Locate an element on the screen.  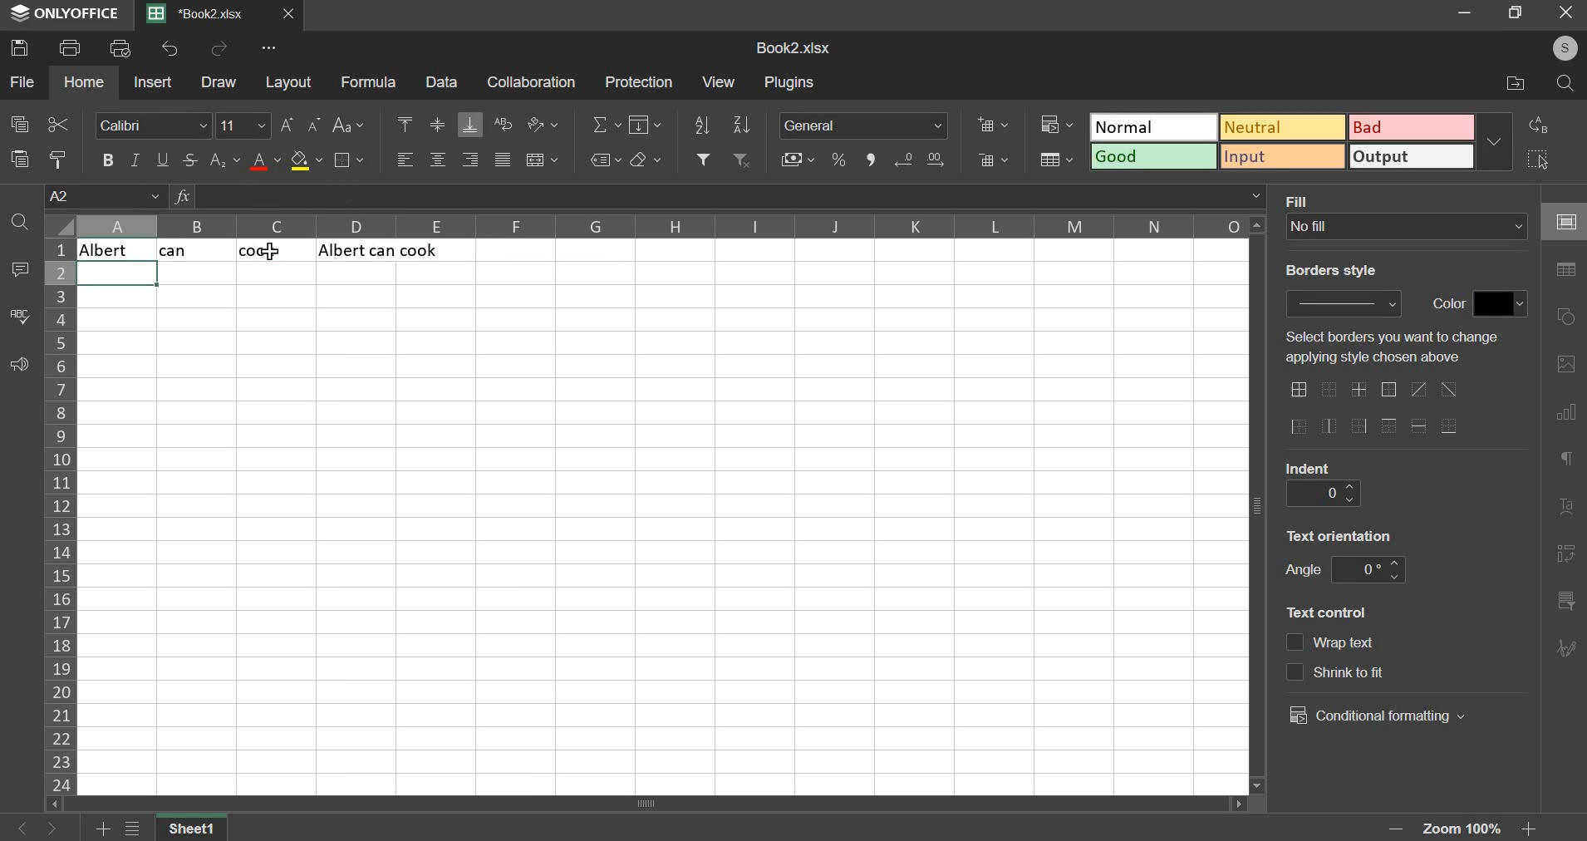
text is located at coordinates (1303, 200).